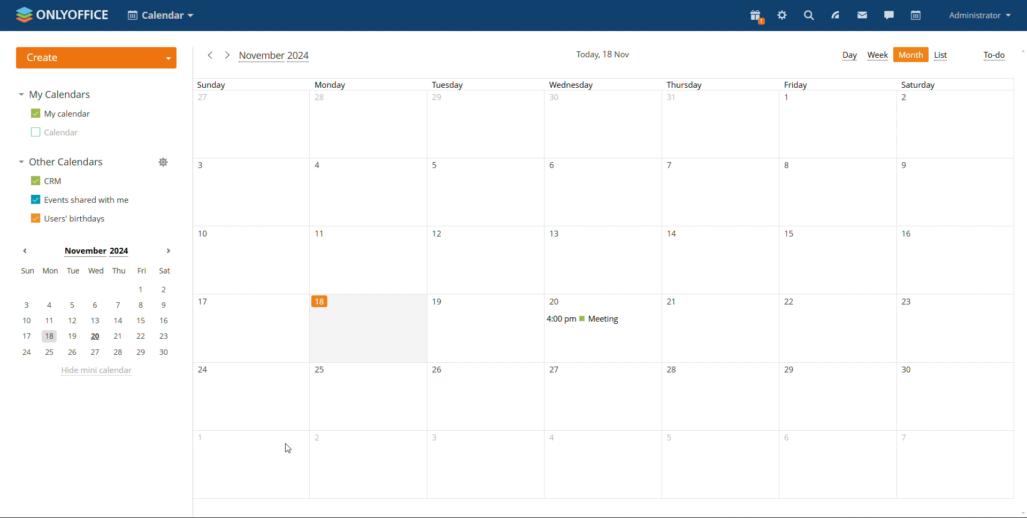  What do you see at coordinates (54, 132) in the screenshot?
I see `calendar` at bounding box center [54, 132].